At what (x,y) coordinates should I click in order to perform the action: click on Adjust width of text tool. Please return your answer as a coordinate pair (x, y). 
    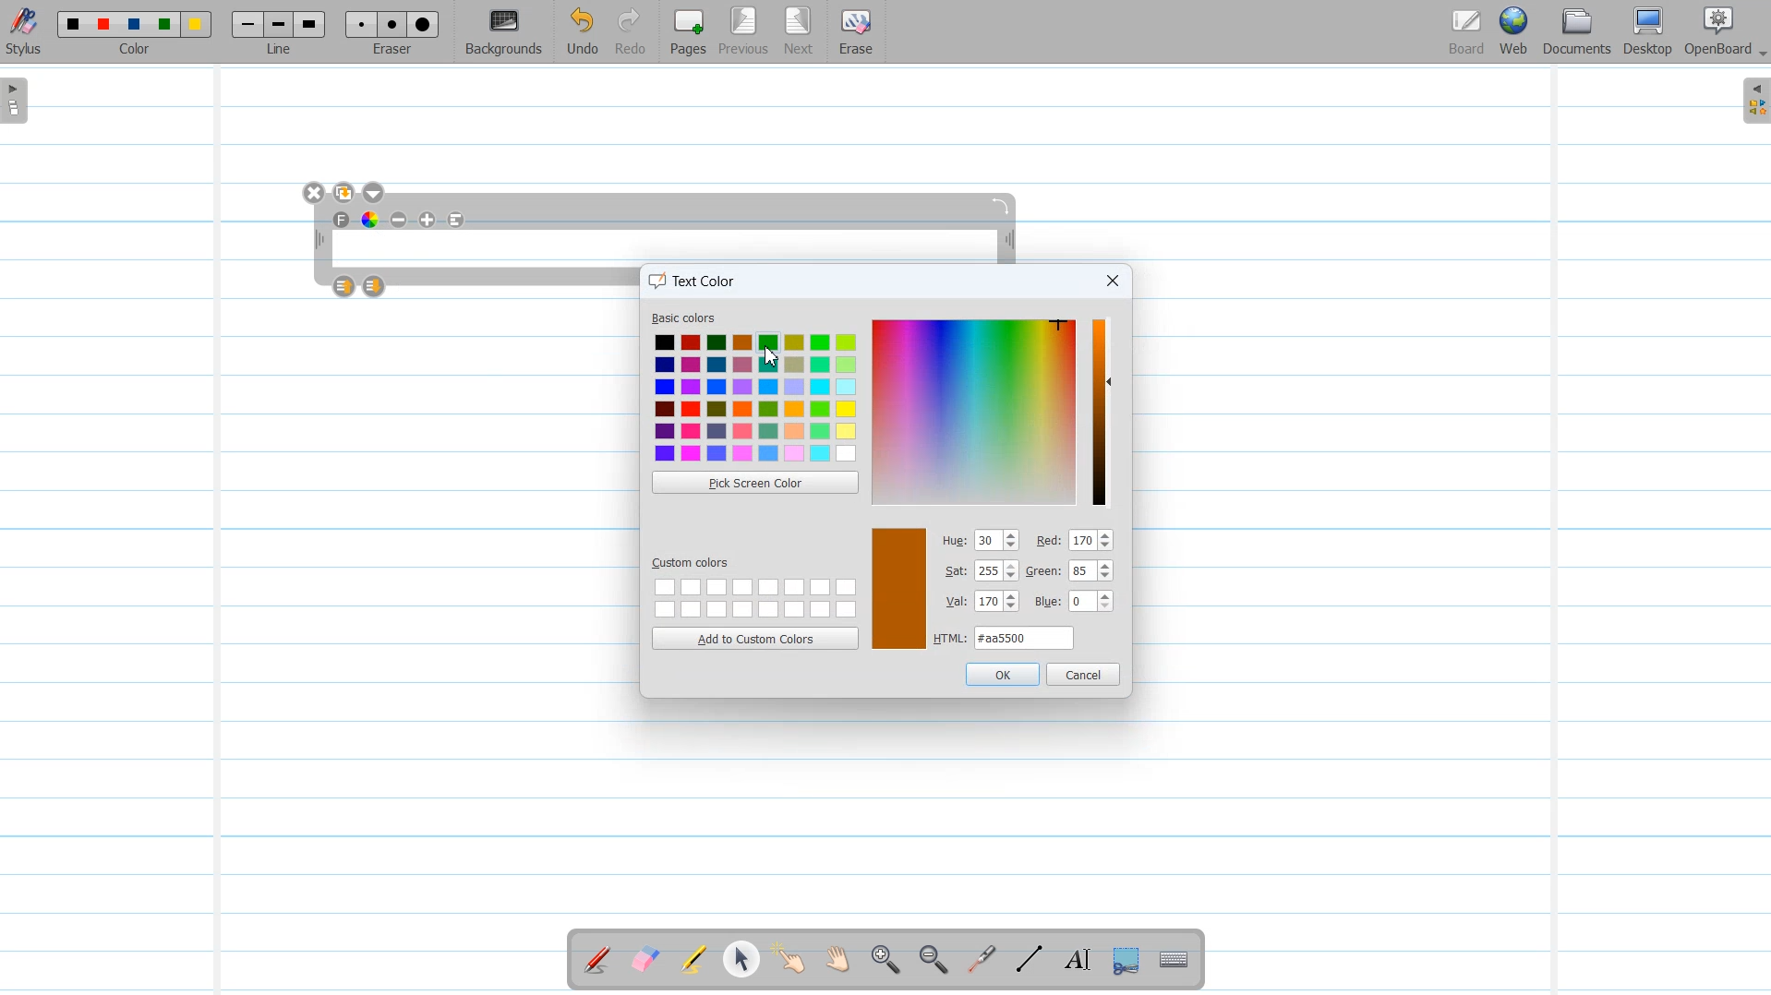
    Looking at the image, I should click on (1010, 242).